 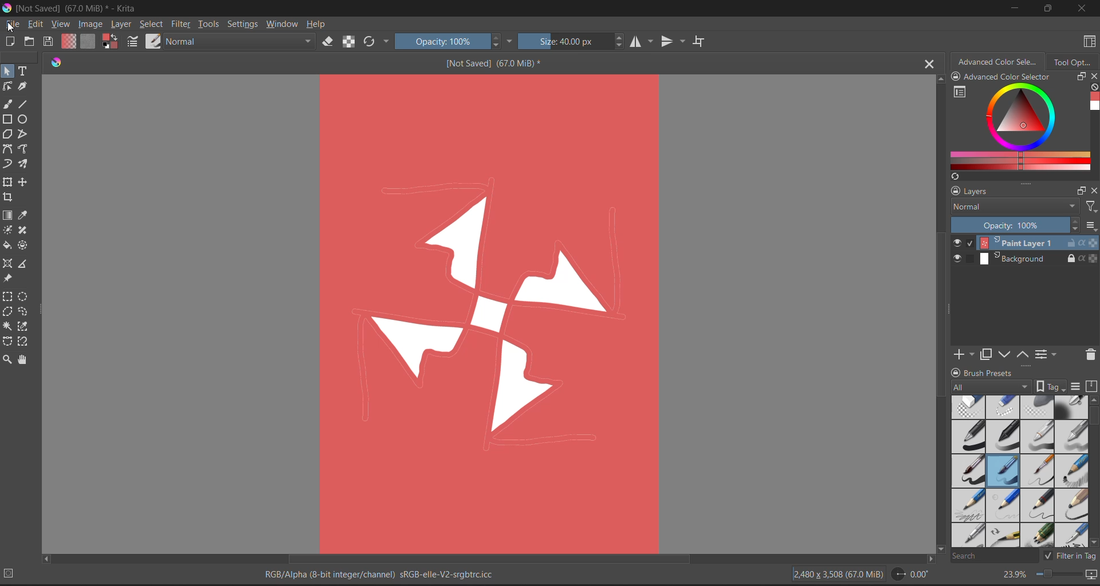 What do you see at coordinates (938, 315) in the screenshot?
I see `vertical scroll bar` at bounding box center [938, 315].